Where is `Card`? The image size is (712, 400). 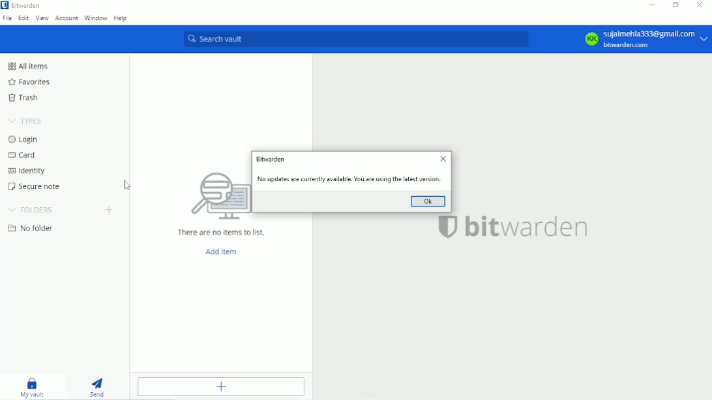 Card is located at coordinates (23, 154).